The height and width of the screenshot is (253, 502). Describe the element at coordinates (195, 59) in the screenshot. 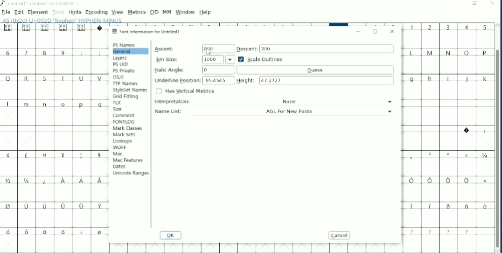

I see `Em Size` at that location.